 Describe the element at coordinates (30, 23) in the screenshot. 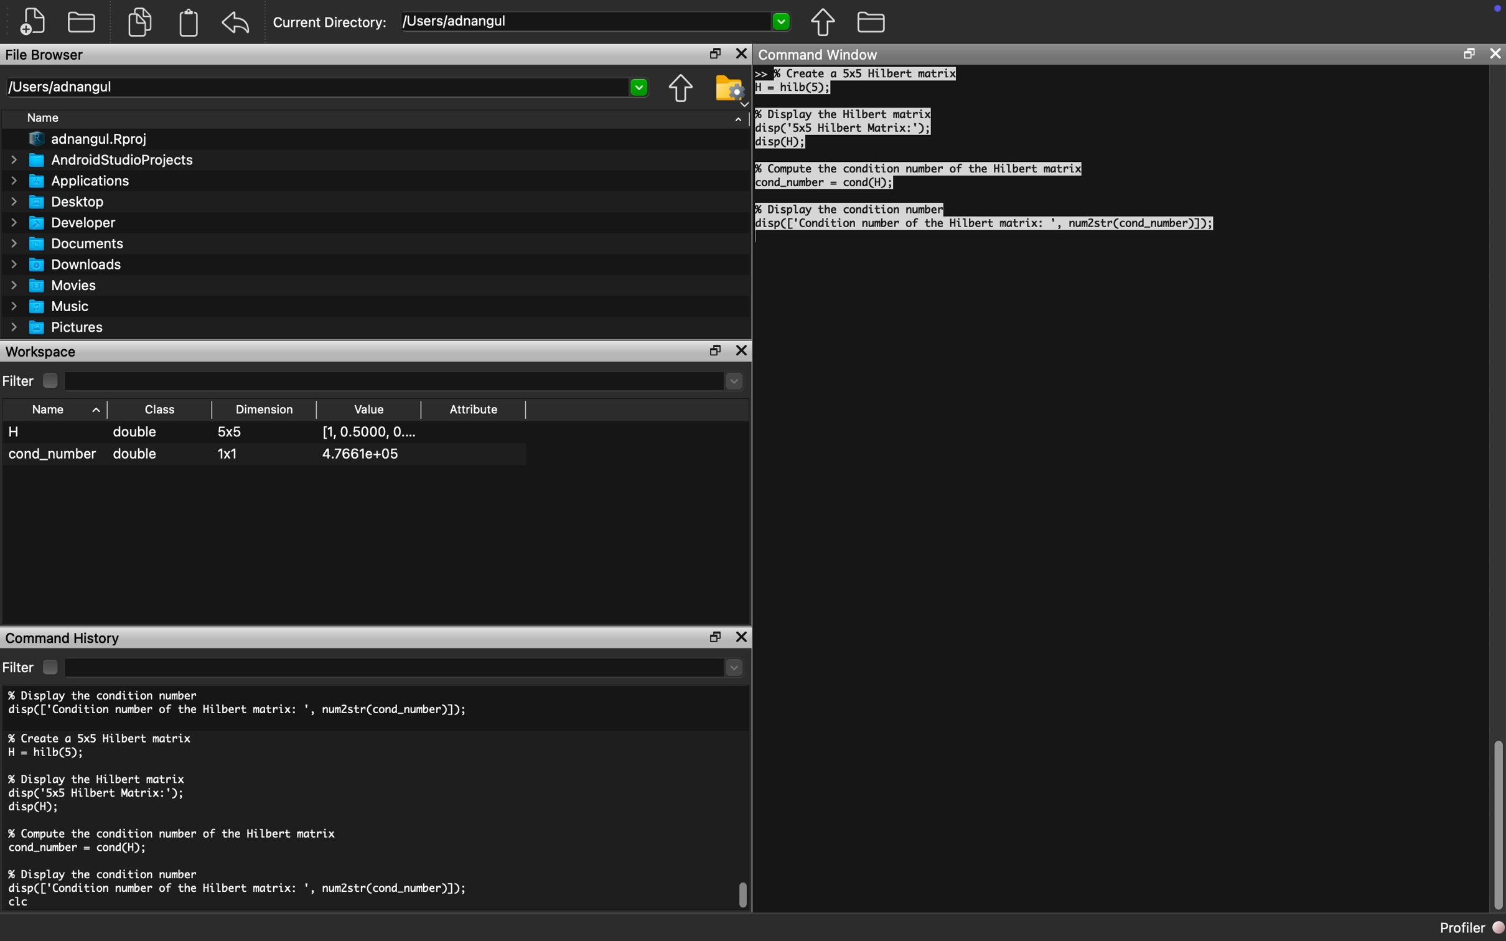

I see `New File` at that location.